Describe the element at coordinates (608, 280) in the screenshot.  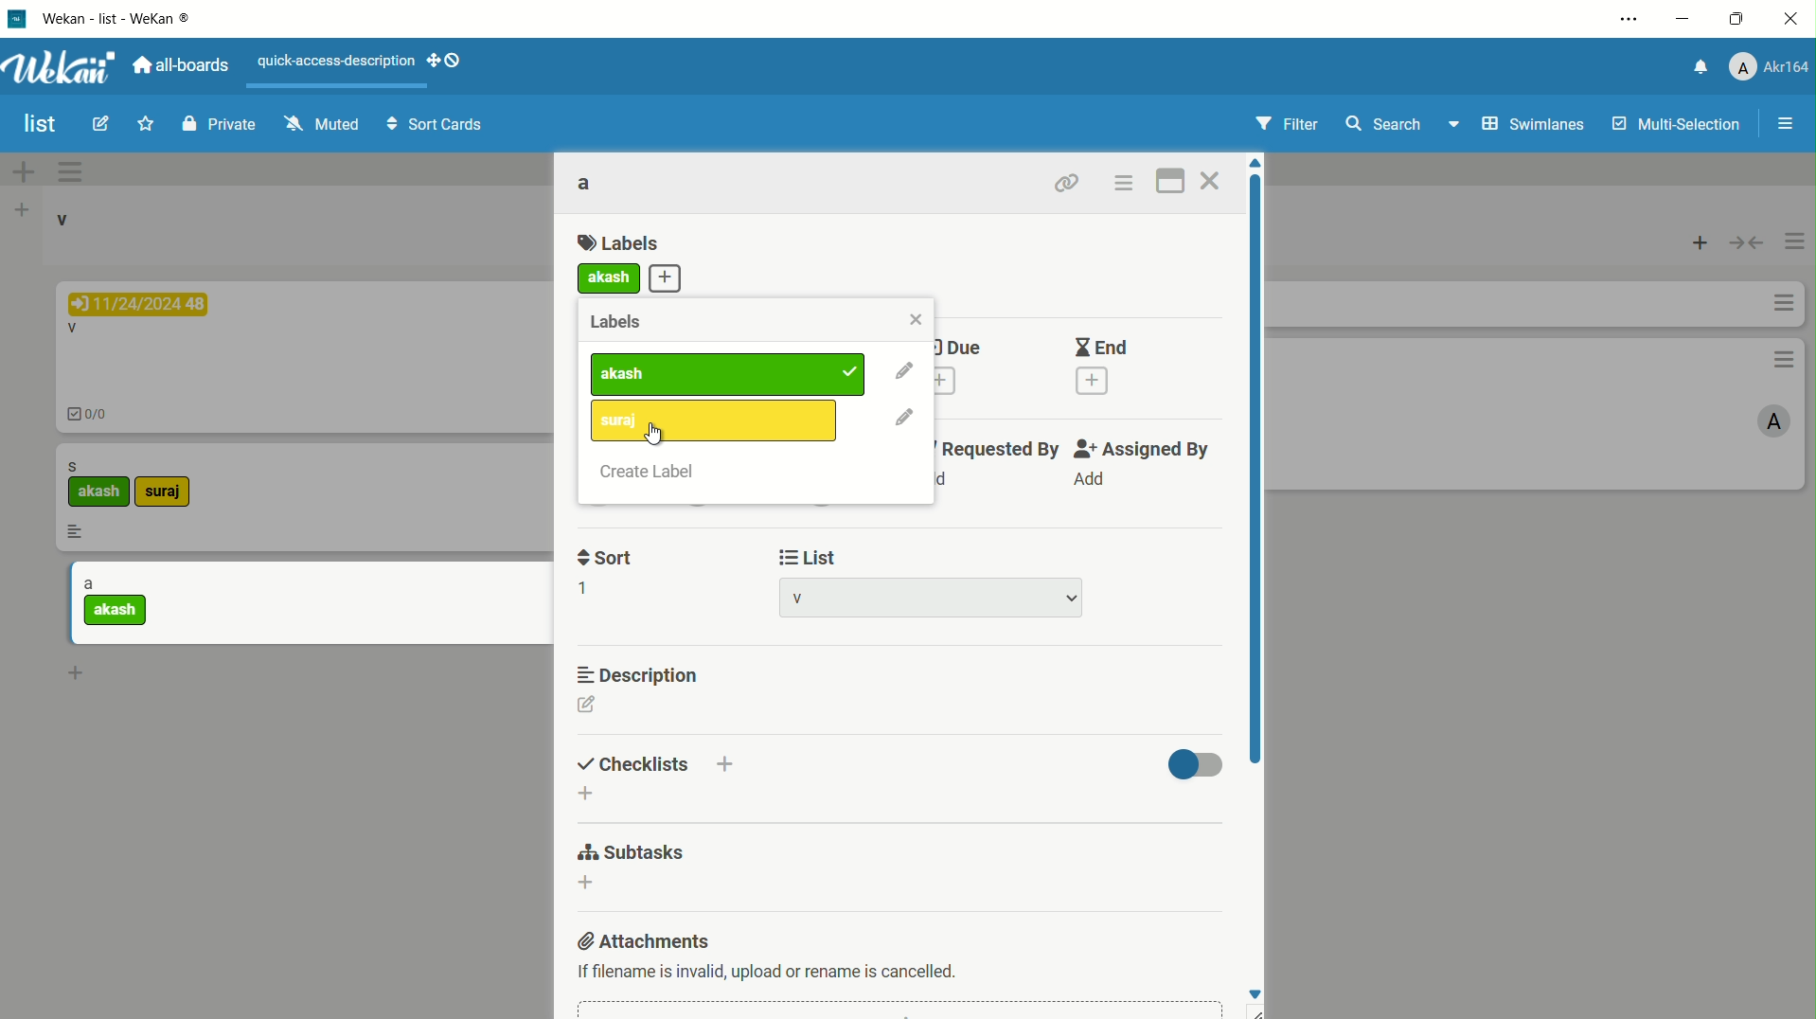
I see `akash` at that location.